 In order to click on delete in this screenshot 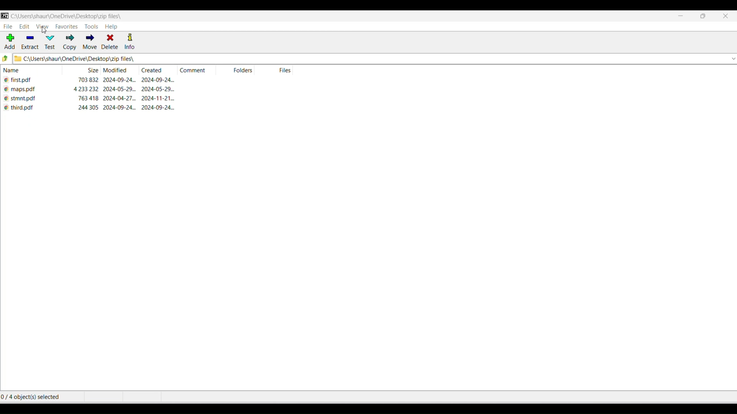, I will do `click(110, 42)`.